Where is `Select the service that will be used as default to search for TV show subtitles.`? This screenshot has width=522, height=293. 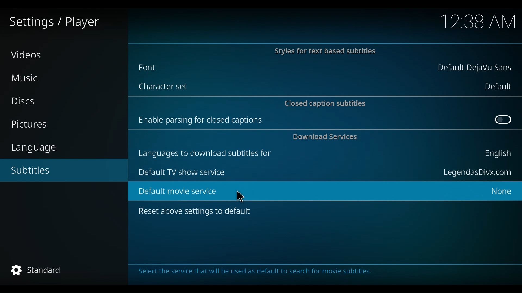 Select the service that will be used as default to search for TV show subtitles. is located at coordinates (270, 273).